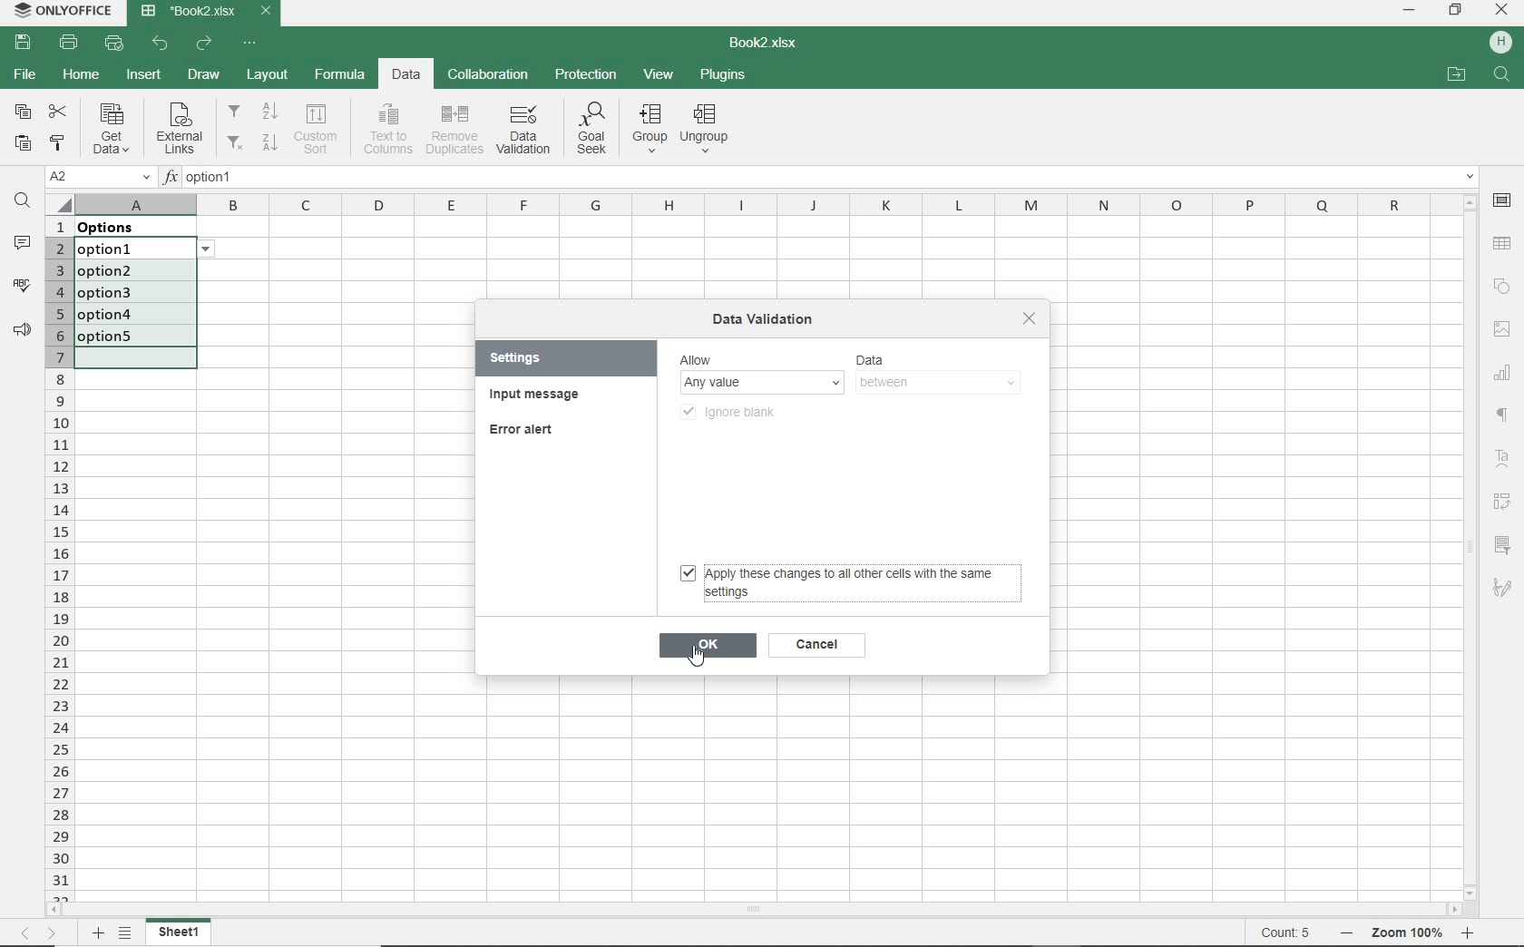  Describe the element at coordinates (1504, 287) in the screenshot. I see `SHAPE` at that location.